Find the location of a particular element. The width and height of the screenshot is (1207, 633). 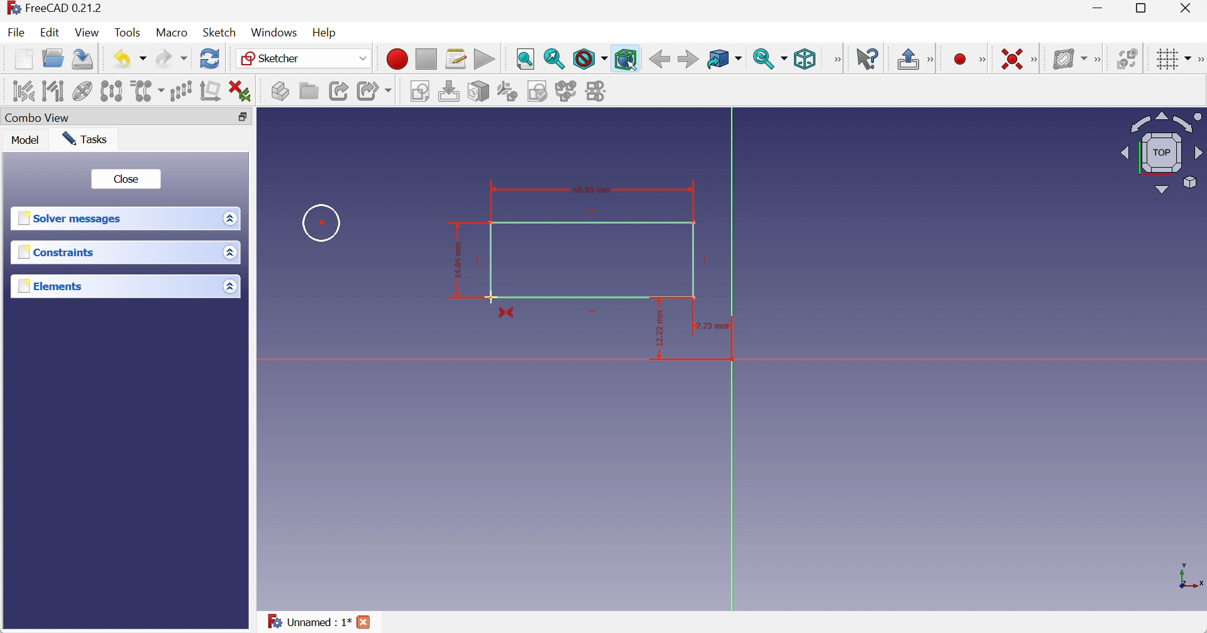

Redo is located at coordinates (172, 58).